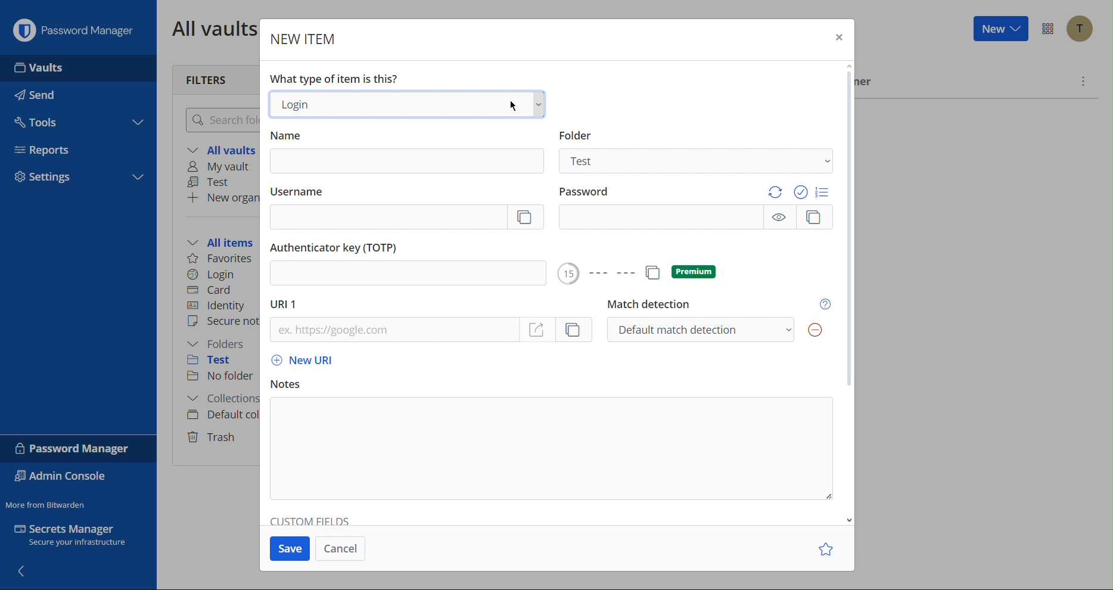 Image resolution: width=1113 pixels, height=590 pixels. What do you see at coordinates (1046, 27) in the screenshot?
I see `Options` at bounding box center [1046, 27].